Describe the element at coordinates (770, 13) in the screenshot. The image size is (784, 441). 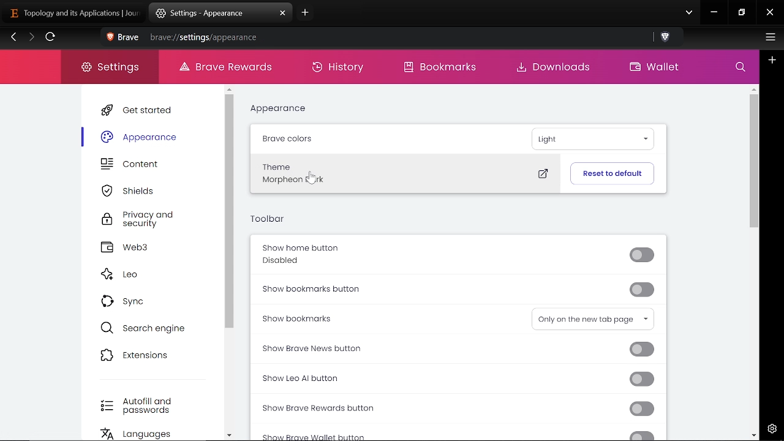
I see `Close` at that location.